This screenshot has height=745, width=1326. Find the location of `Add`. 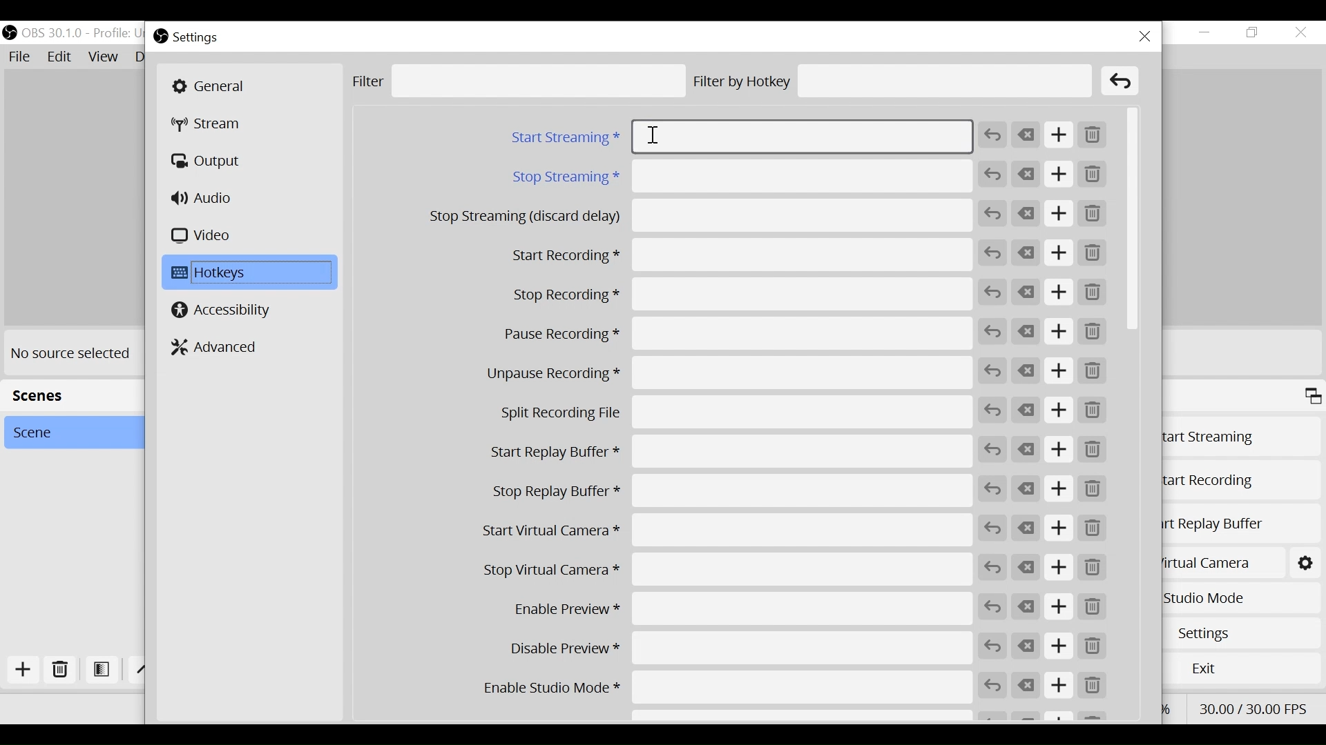

Add is located at coordinates (1061, 252).